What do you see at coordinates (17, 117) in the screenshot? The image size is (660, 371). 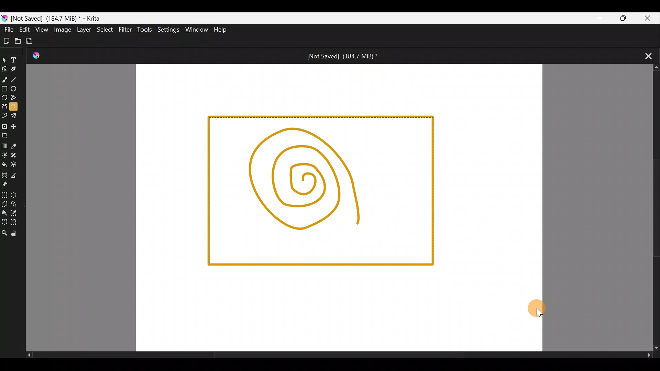 I see `Multibrush tool` at bounding box center [17, 117].